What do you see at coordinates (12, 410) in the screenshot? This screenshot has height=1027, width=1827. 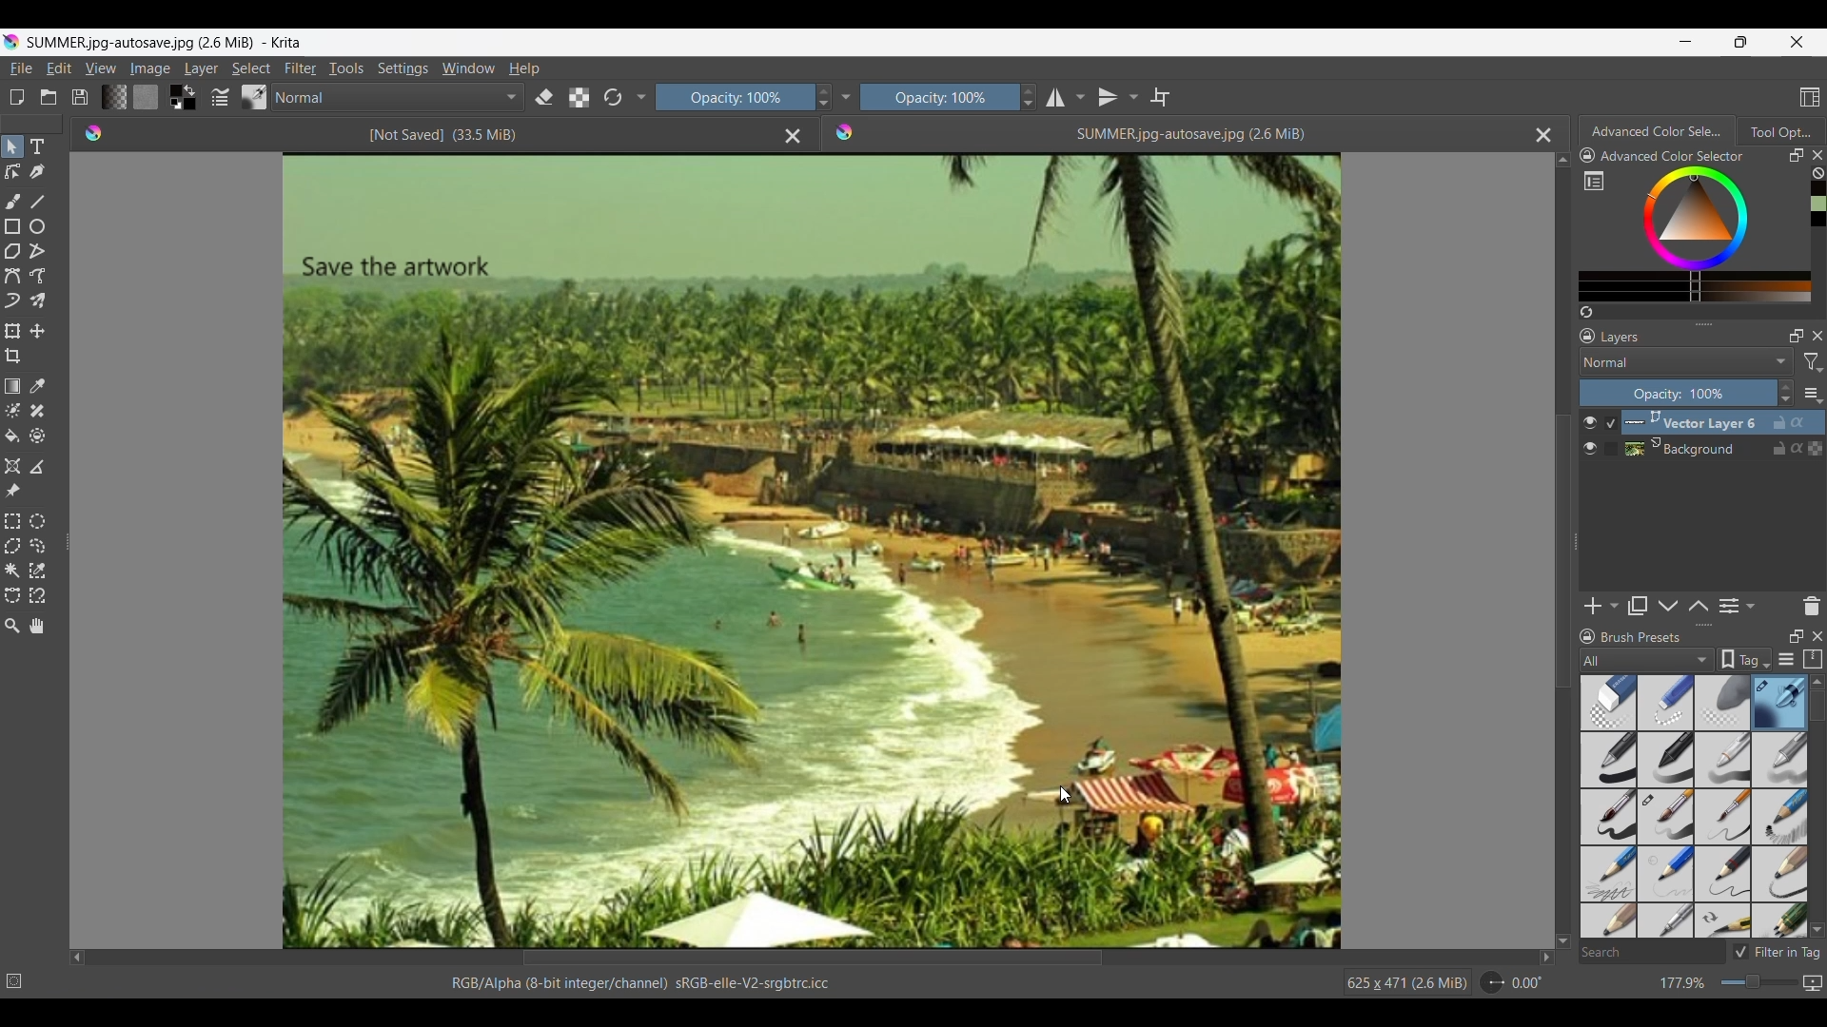 I see `Colorize mask tool` at bounding box center [12, 410].